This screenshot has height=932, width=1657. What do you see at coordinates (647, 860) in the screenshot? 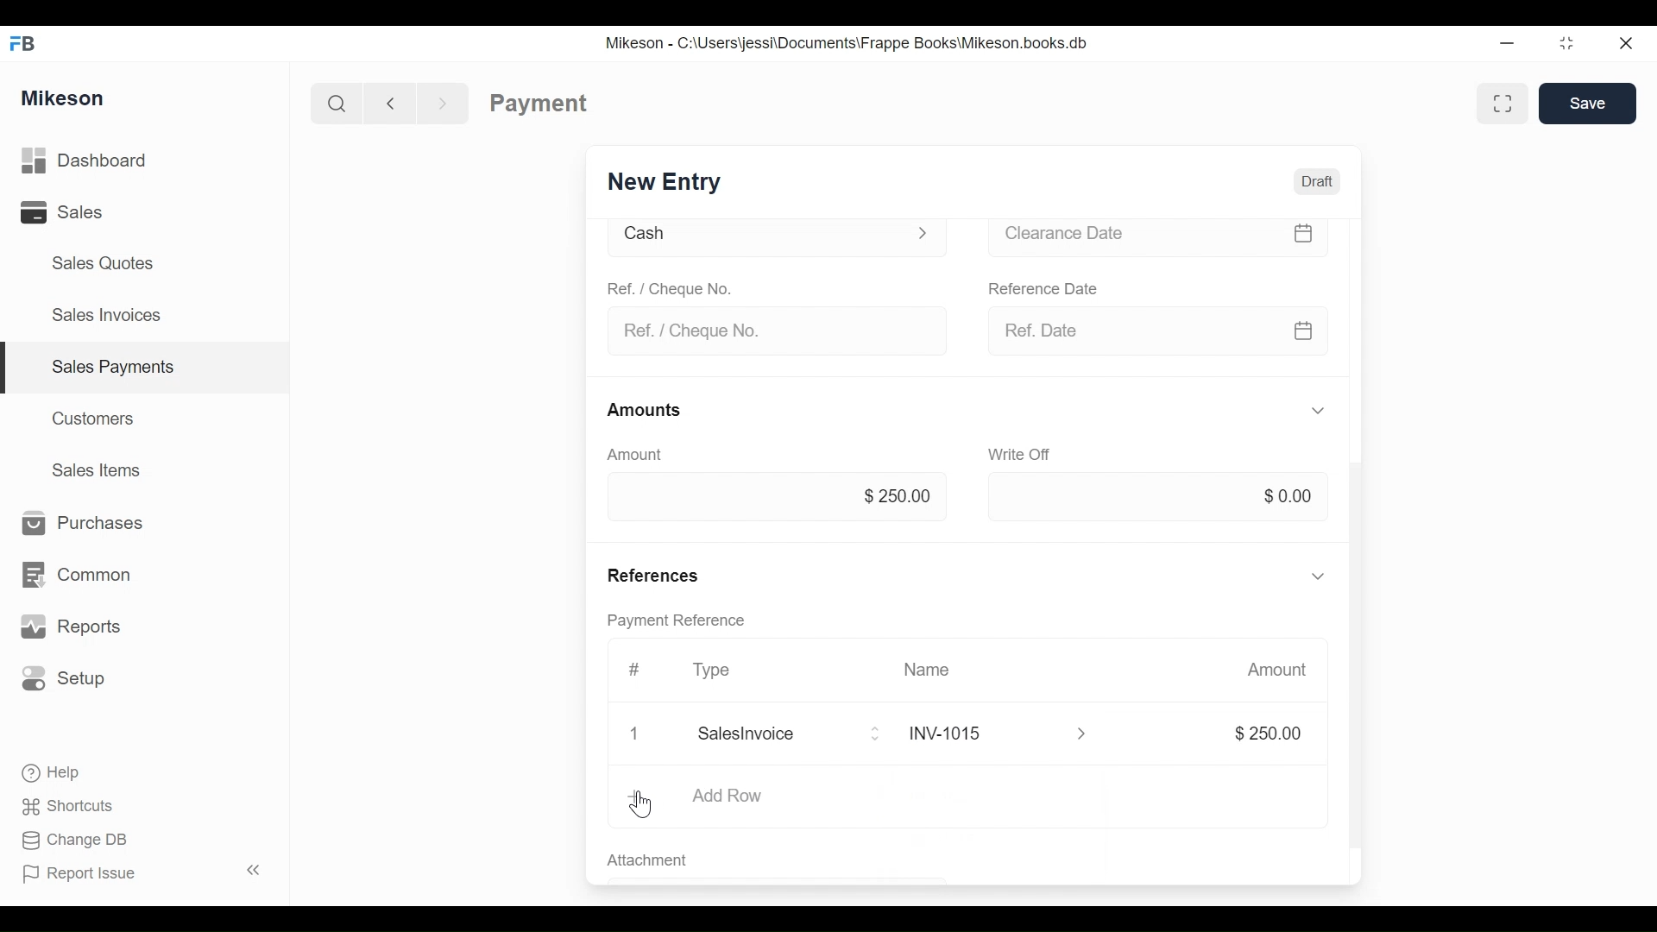
I see `Attachment` at bounding box center [647, 860].